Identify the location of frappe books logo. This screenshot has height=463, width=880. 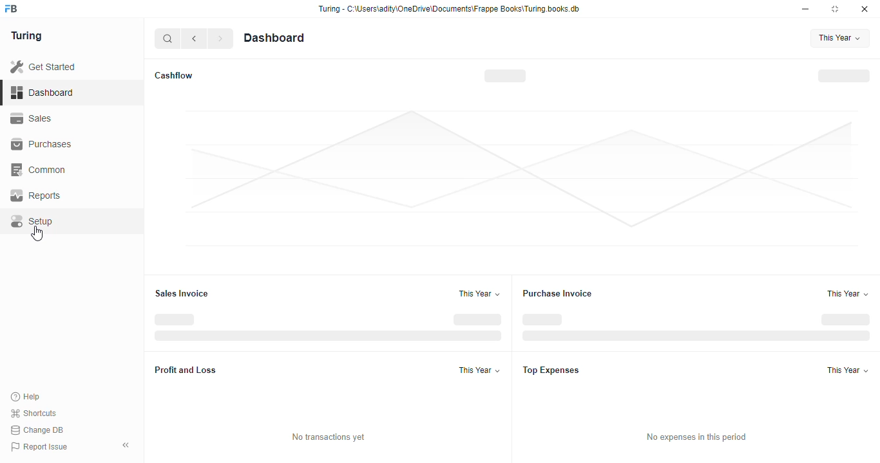
(16, 10).